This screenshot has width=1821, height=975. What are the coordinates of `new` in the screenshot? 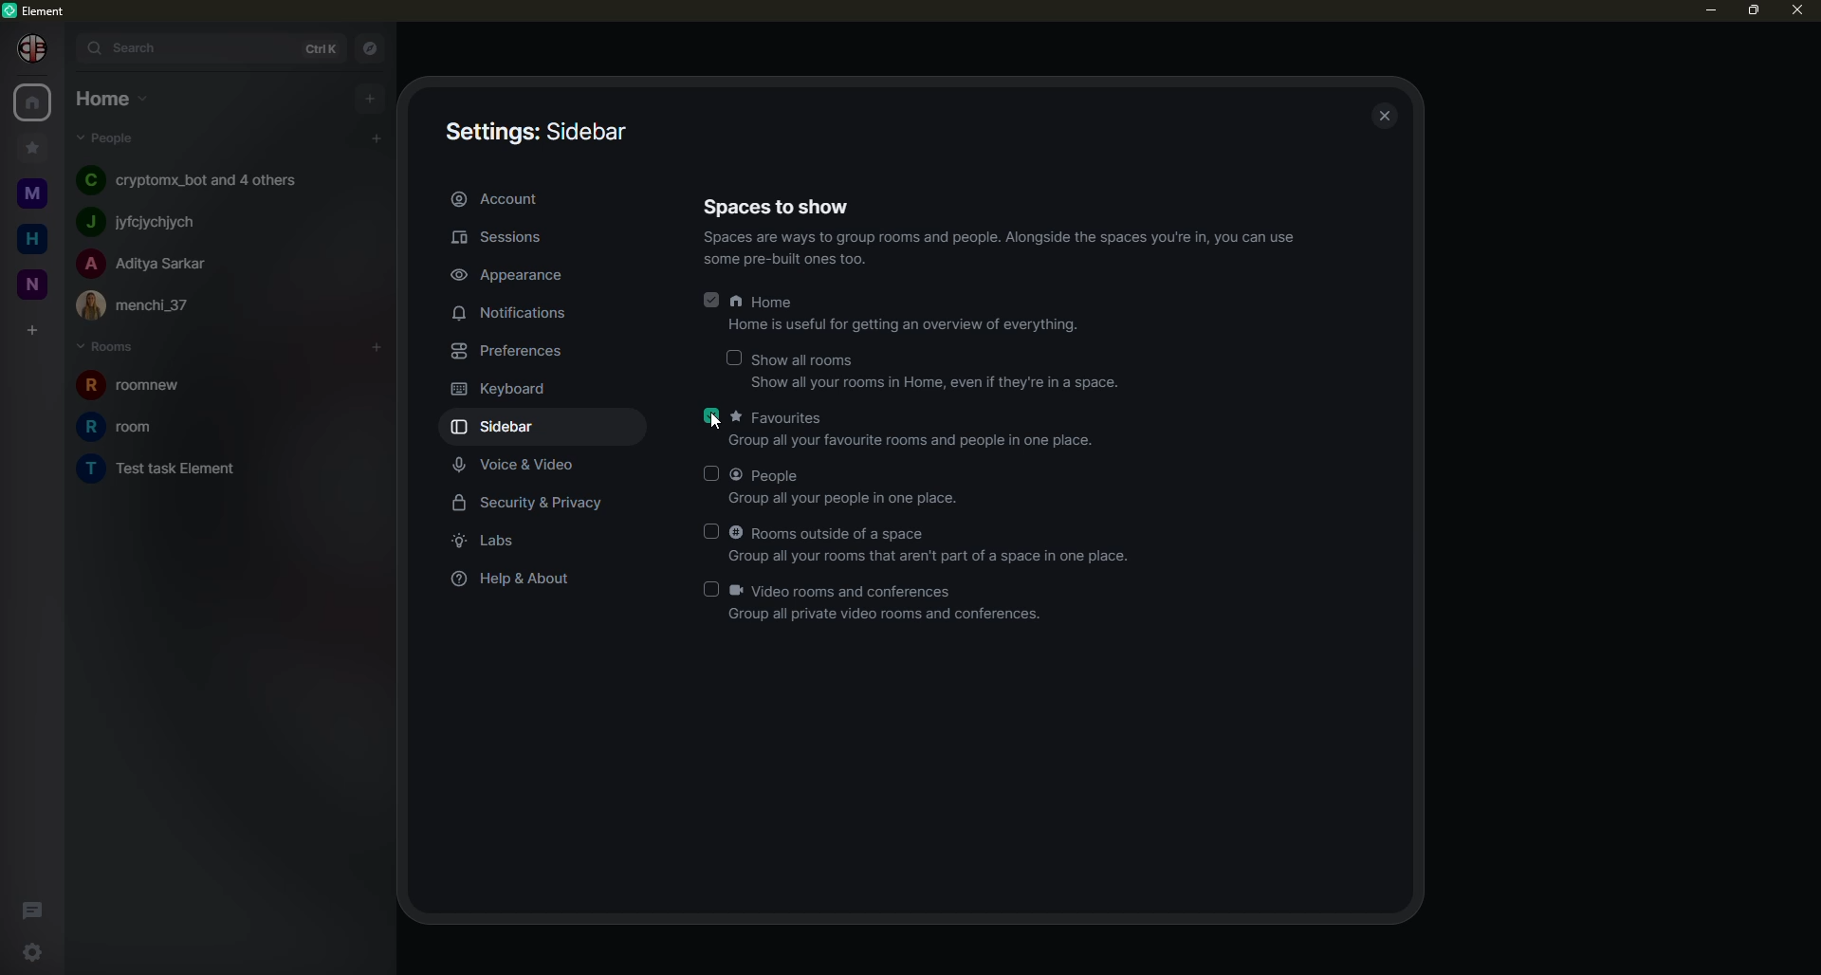 It's located at (32, 288).